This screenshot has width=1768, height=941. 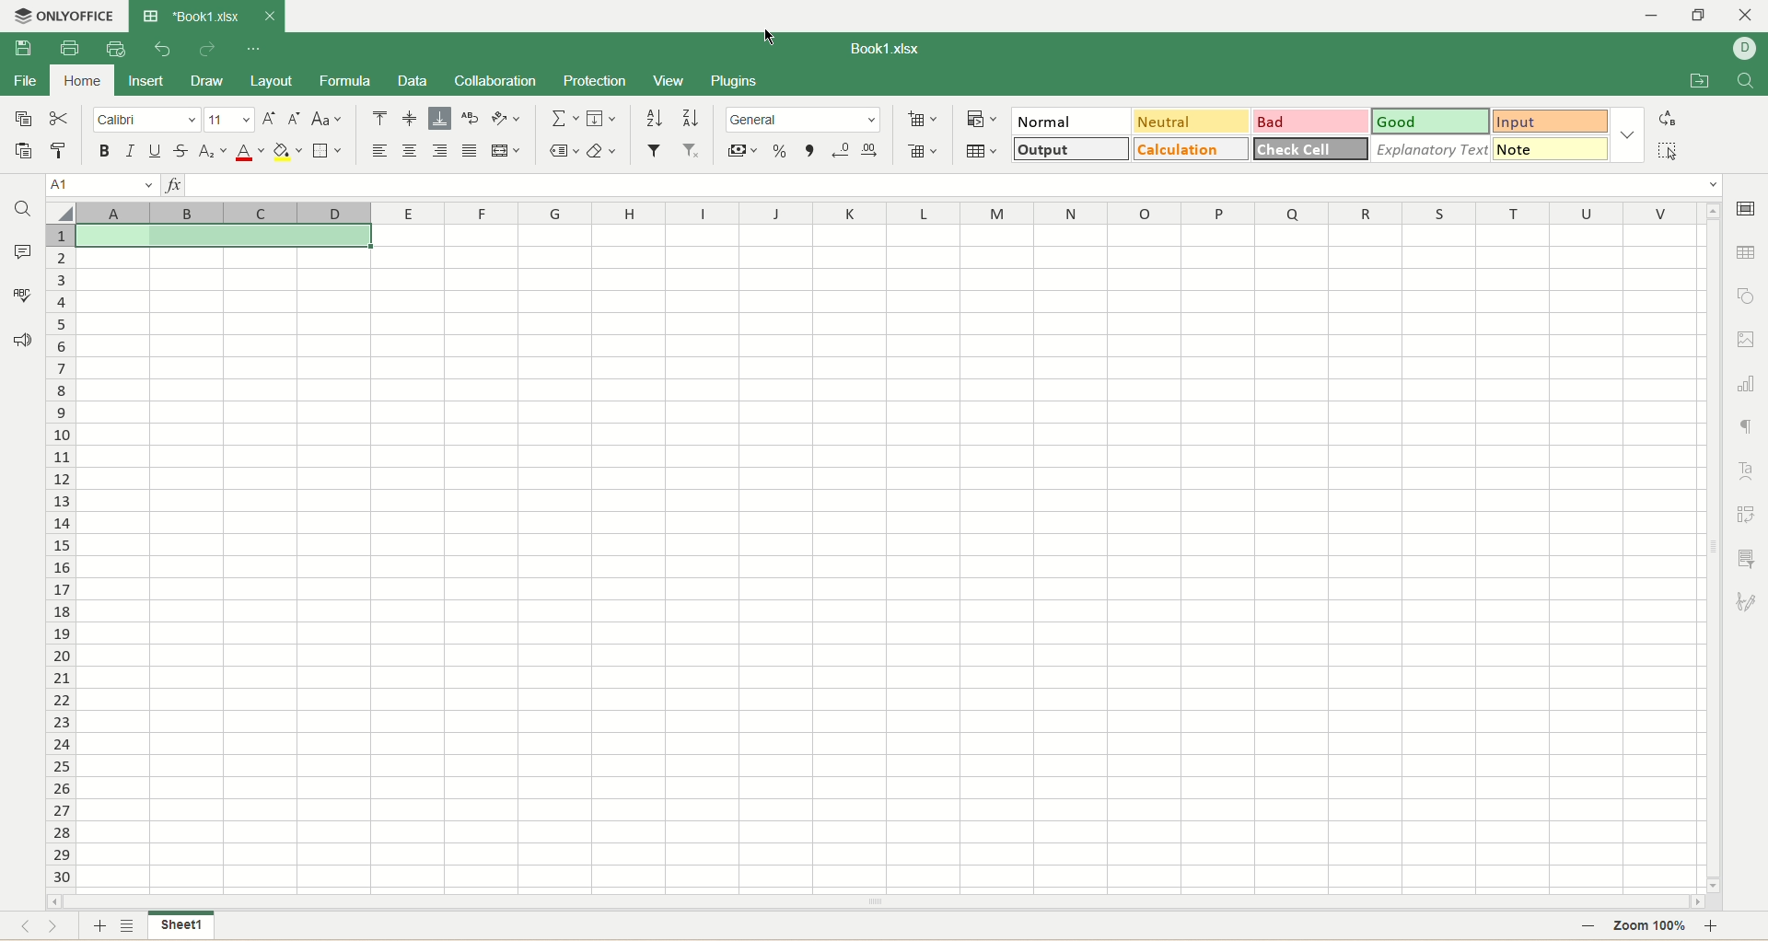 I want to click on undo, so click(x=159, y=51).